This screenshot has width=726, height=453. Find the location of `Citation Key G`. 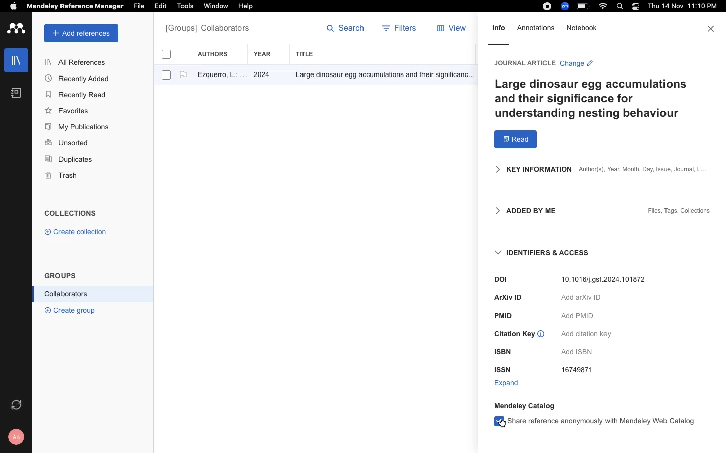

Citation Key G is located at coordinates (520, 335).